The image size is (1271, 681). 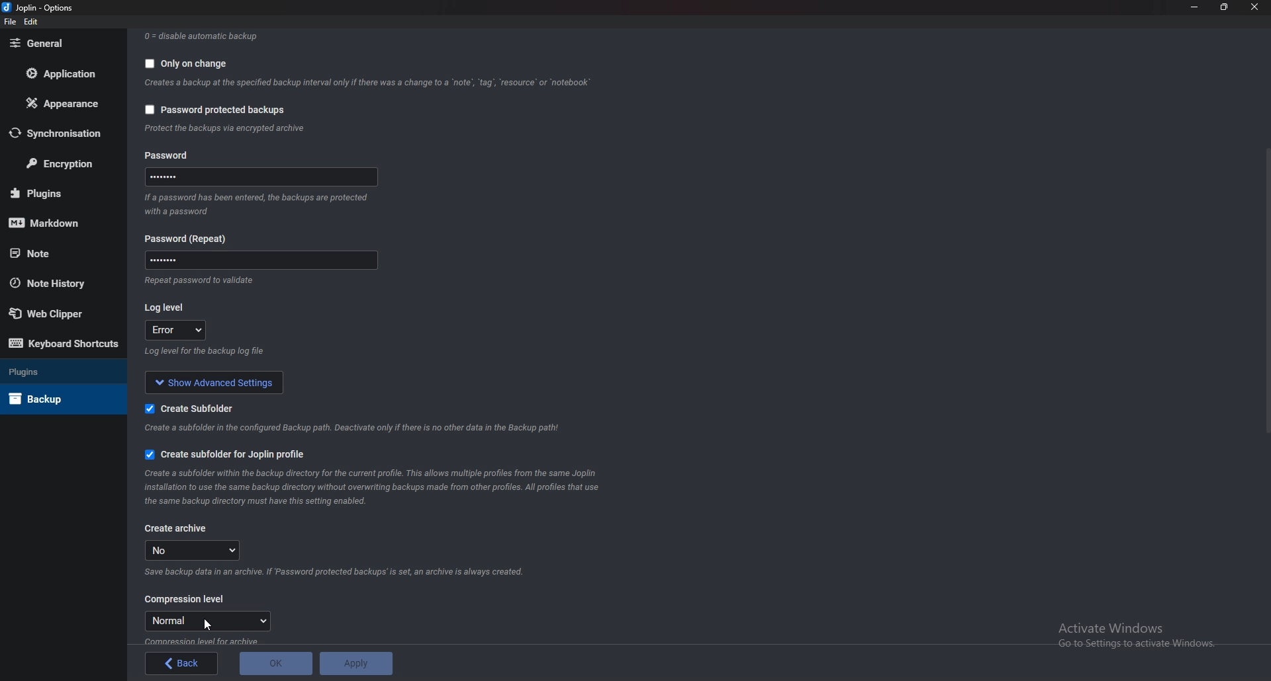 I want to click on cursor, so click(x=205, y=627).